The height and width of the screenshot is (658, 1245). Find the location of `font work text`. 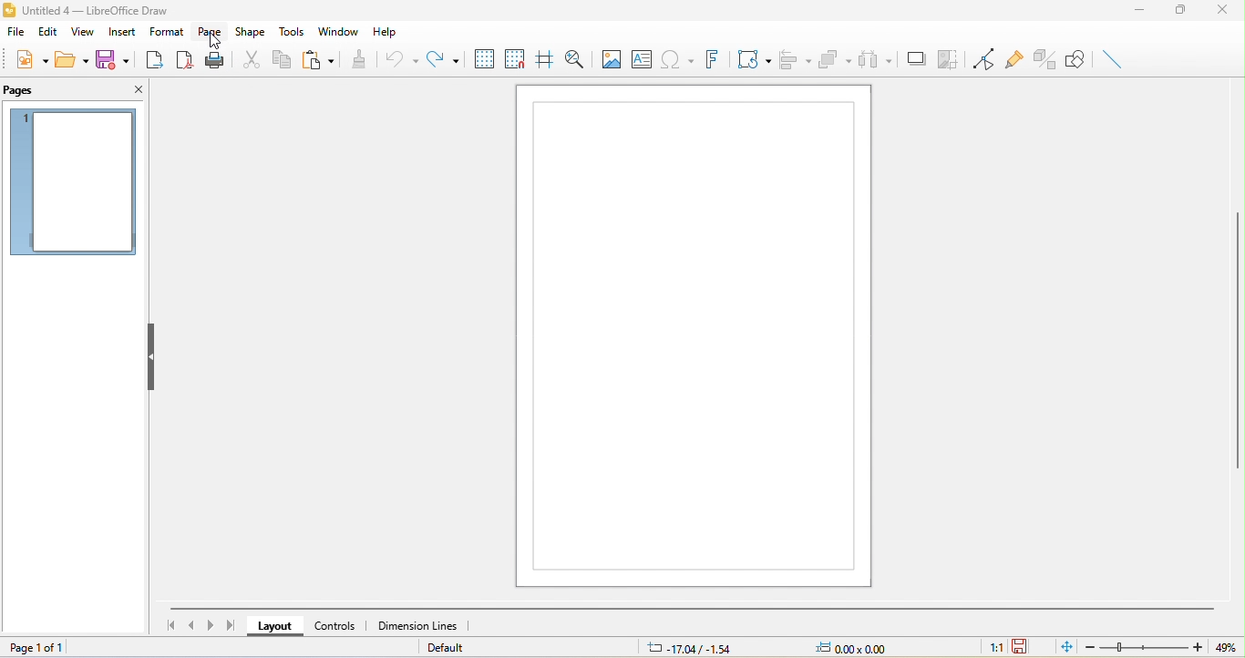

font work text is located at coordinates (715, 62).